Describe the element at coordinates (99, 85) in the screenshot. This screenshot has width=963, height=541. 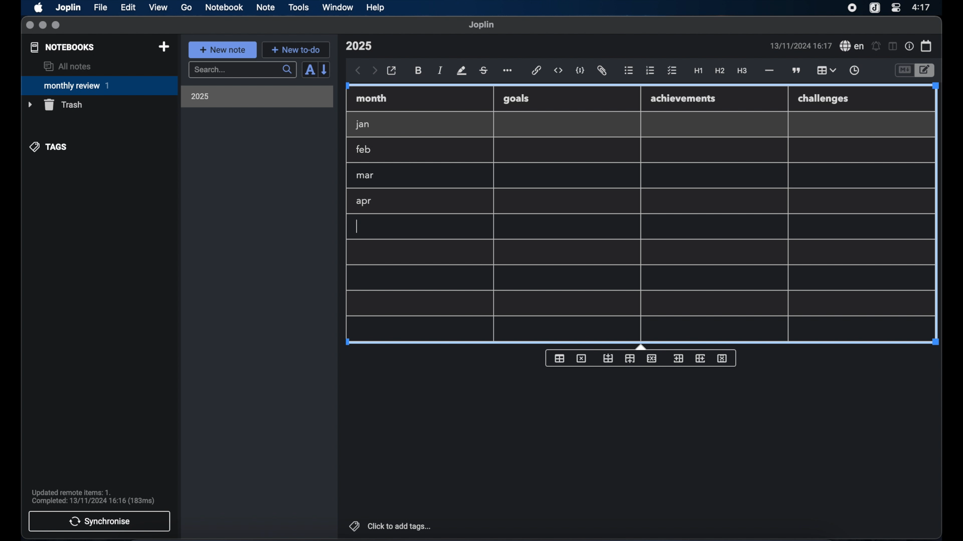
I see `monthly review` at that location.